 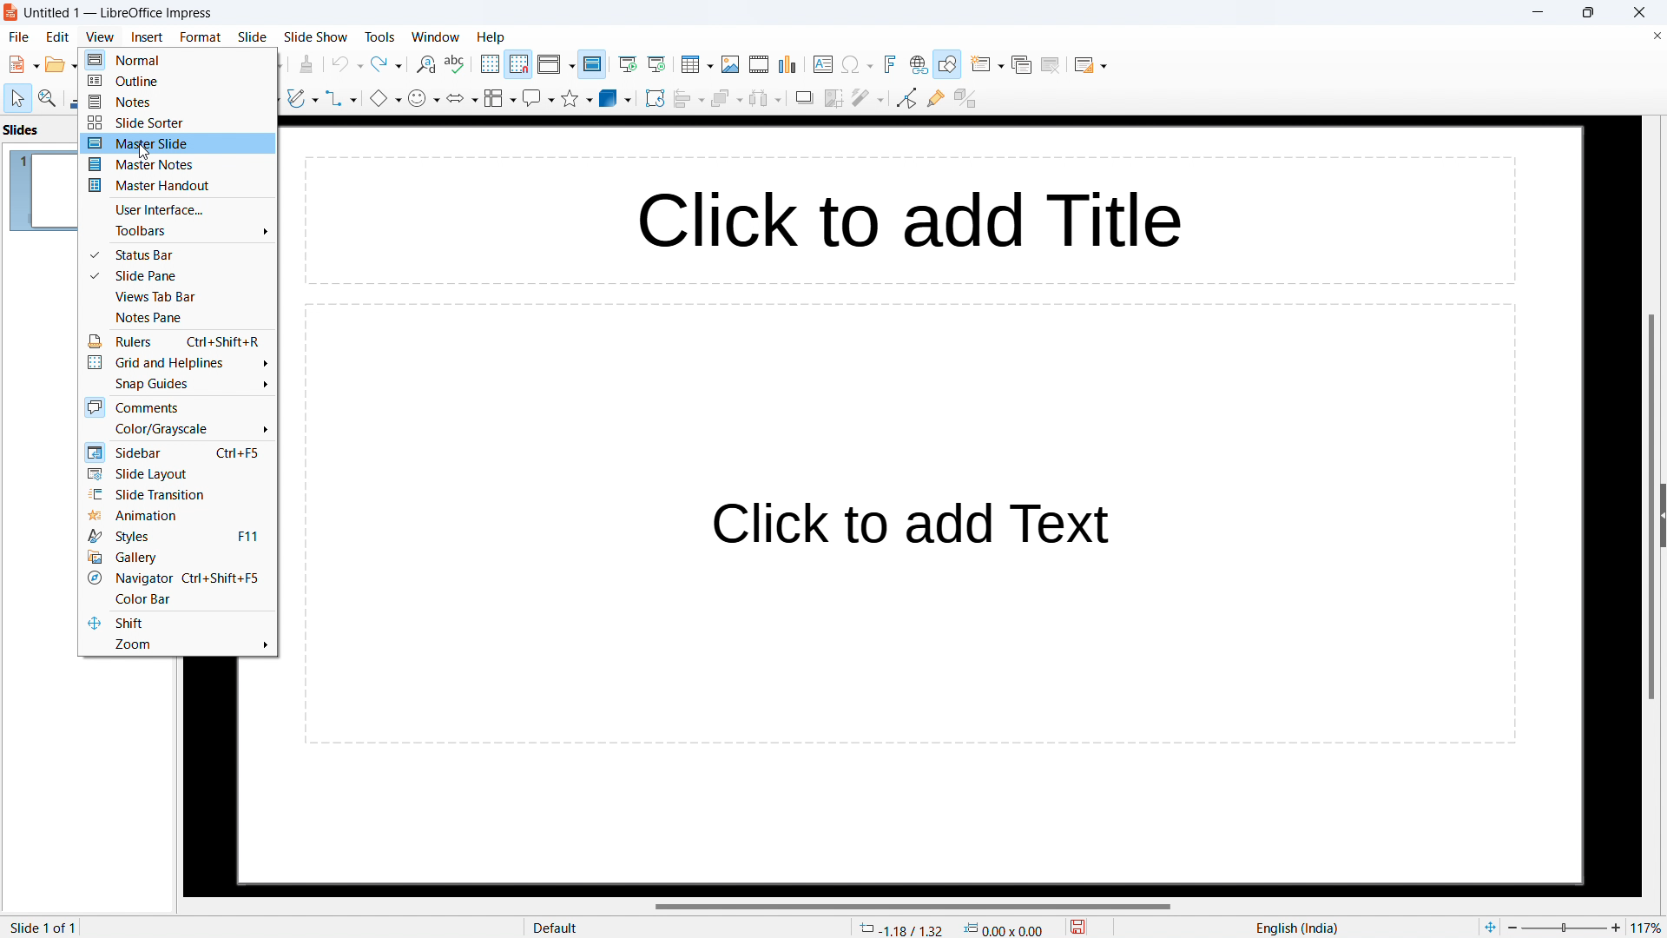 What do you see at coordinates (556, 64) in the screenshot?
I see `display views` at bounding box center [556, 64].